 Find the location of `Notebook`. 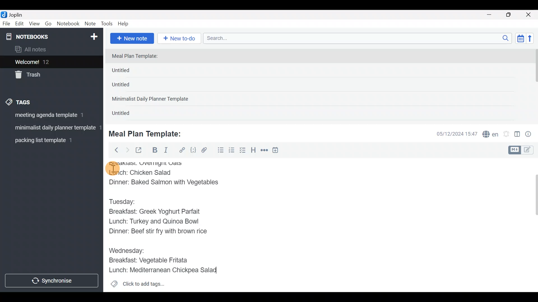

Notebook is located at coordinates (68, 24).